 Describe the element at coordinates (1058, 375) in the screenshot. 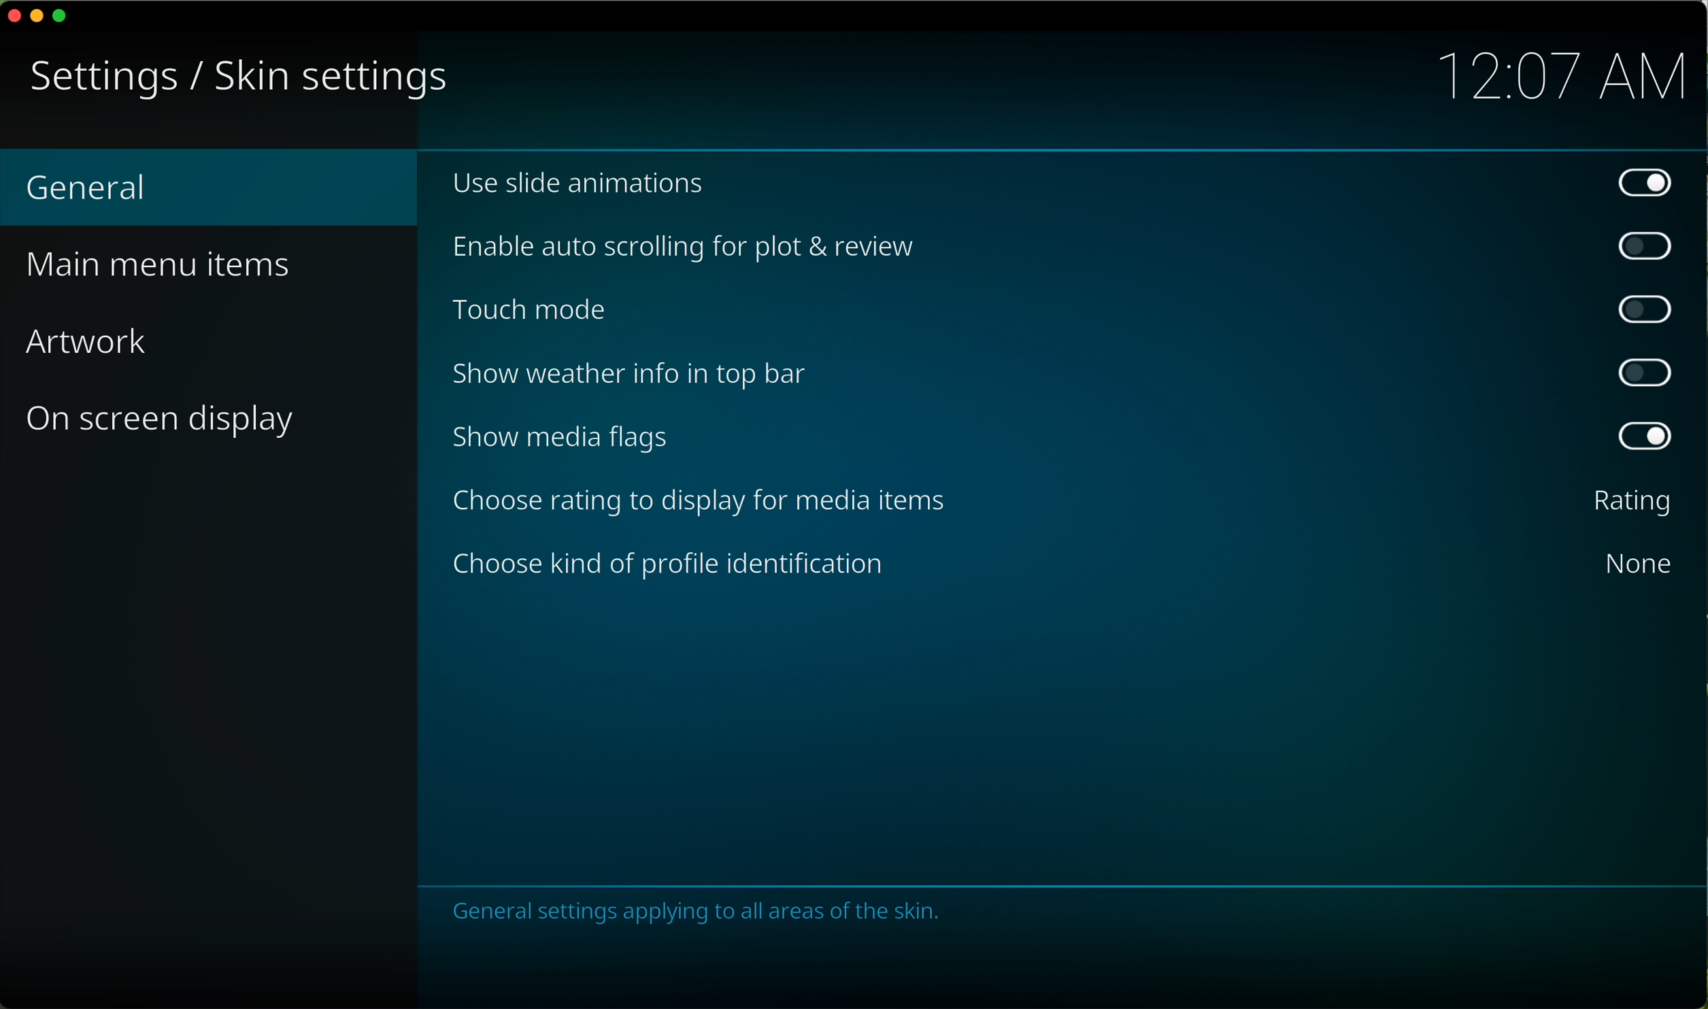

I see `show weather info in top bar` at that location.